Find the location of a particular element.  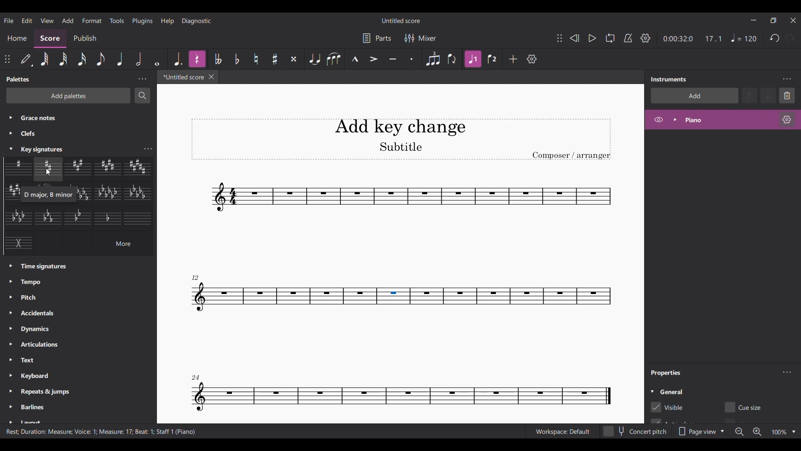

Toggle for Cue size is located at coordinates (745, 407).